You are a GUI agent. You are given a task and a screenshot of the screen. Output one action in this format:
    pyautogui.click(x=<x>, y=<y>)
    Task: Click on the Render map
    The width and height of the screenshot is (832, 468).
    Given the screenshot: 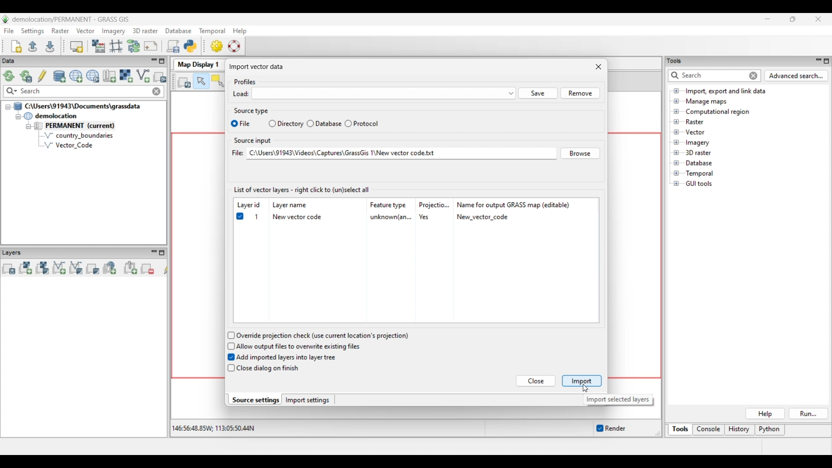 What is the action you would take?
    pyautogui.click(x=185, y=82)
    